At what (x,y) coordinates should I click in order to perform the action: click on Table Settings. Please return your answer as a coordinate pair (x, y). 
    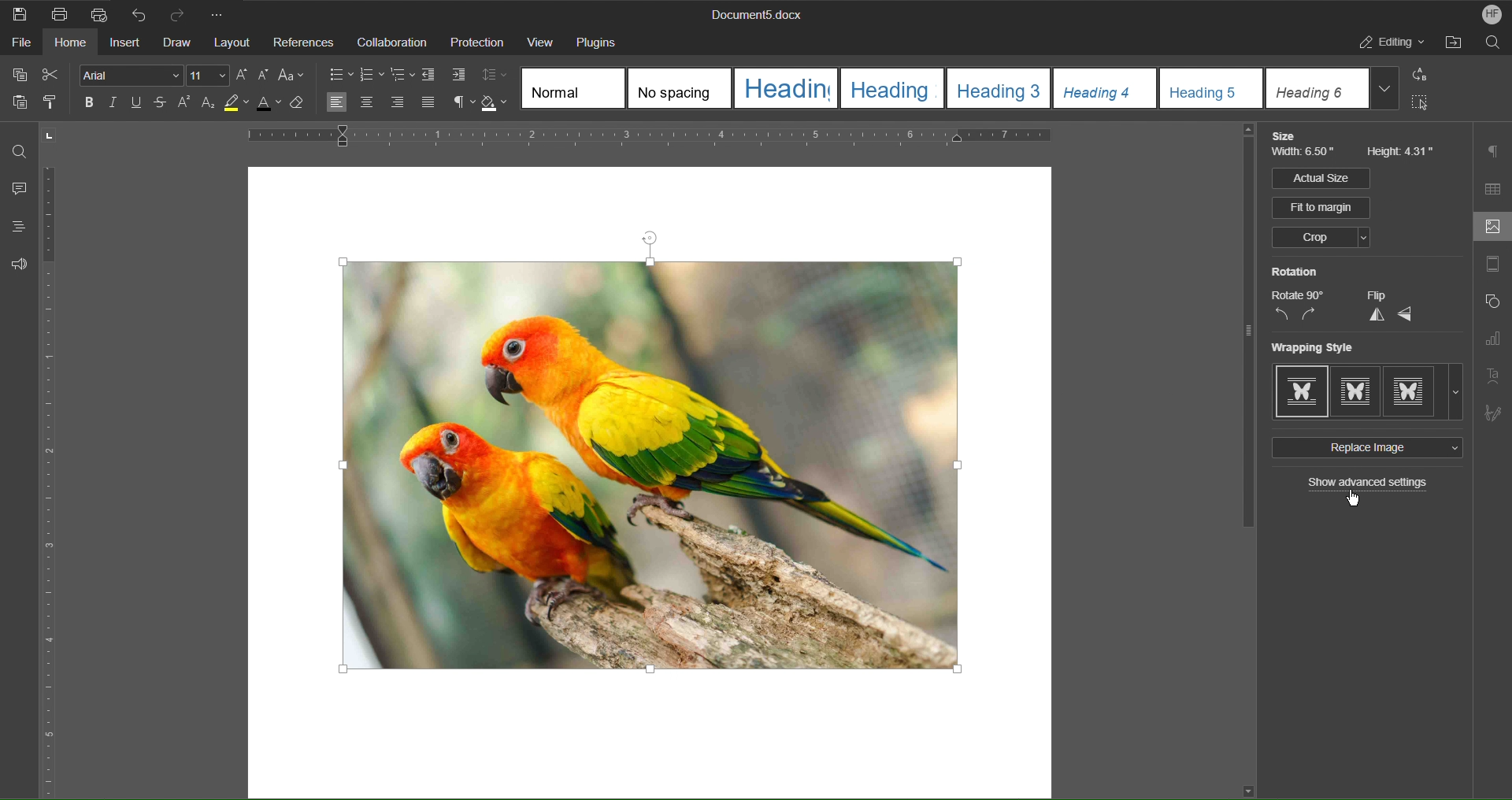
    Looking at the image, I should click on (1493, 189).